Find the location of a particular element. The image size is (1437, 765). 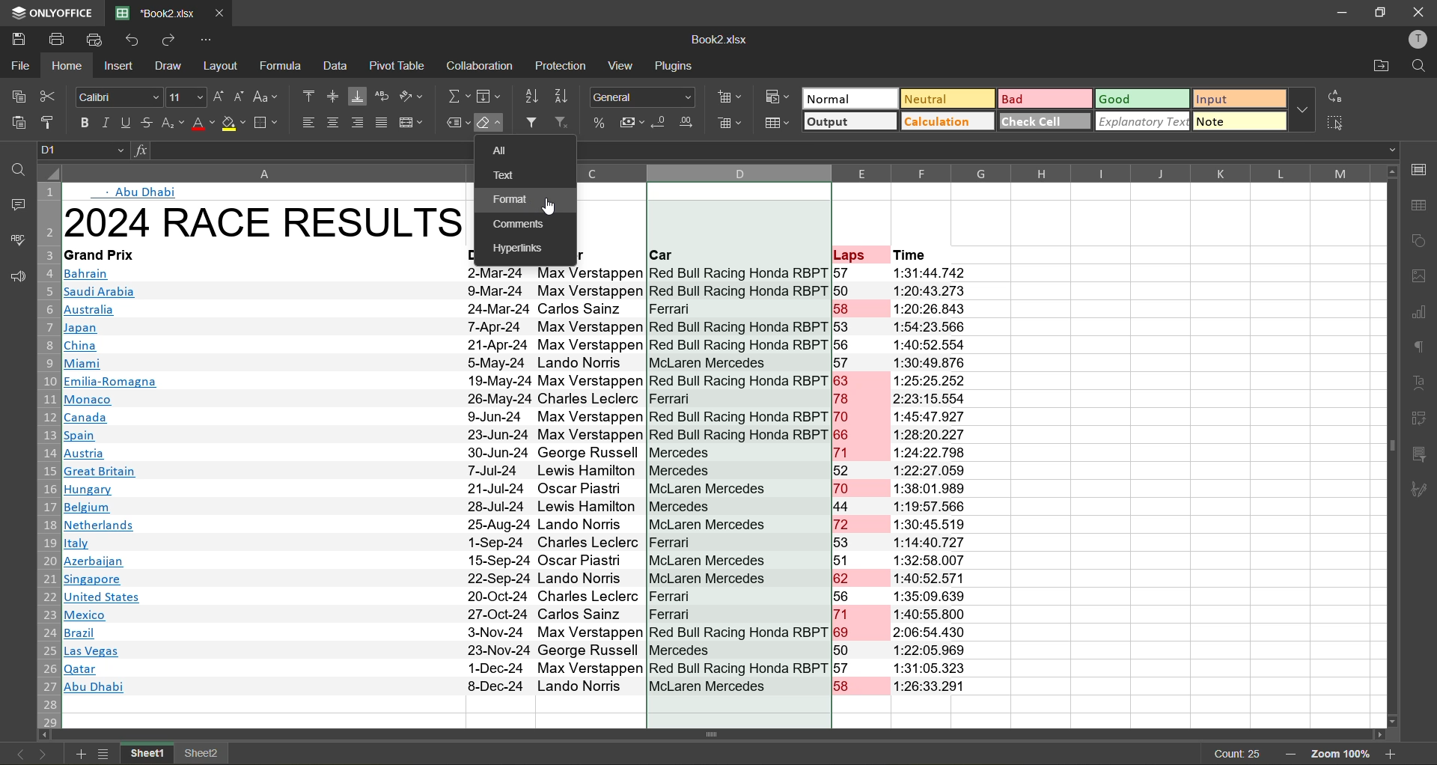

sort descending is located at coordinates (562, 97).